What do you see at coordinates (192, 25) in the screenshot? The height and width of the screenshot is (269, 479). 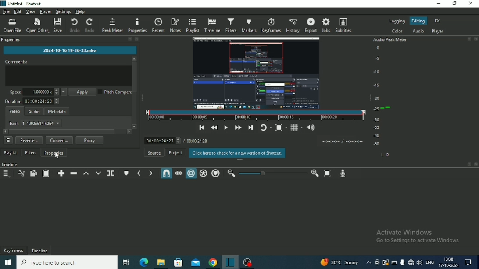 I see `Playlist` at bounding box center [192, 25].